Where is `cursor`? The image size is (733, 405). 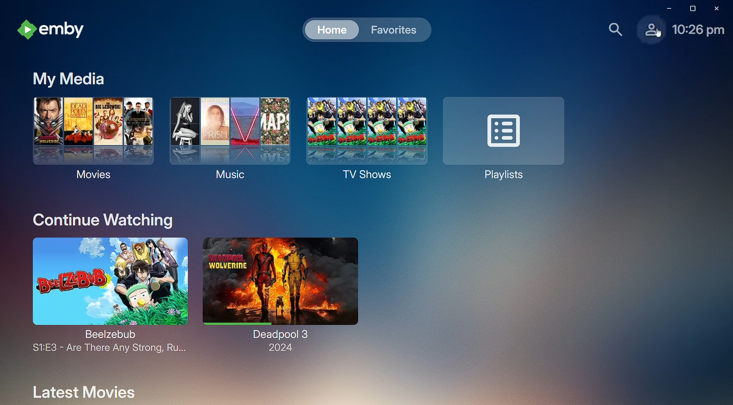 cursor is located at coordinates (659, 34).